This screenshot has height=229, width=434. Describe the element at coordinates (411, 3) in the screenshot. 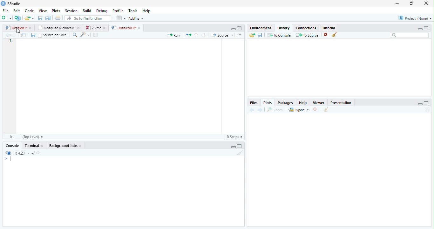

I see `restore` at that location.